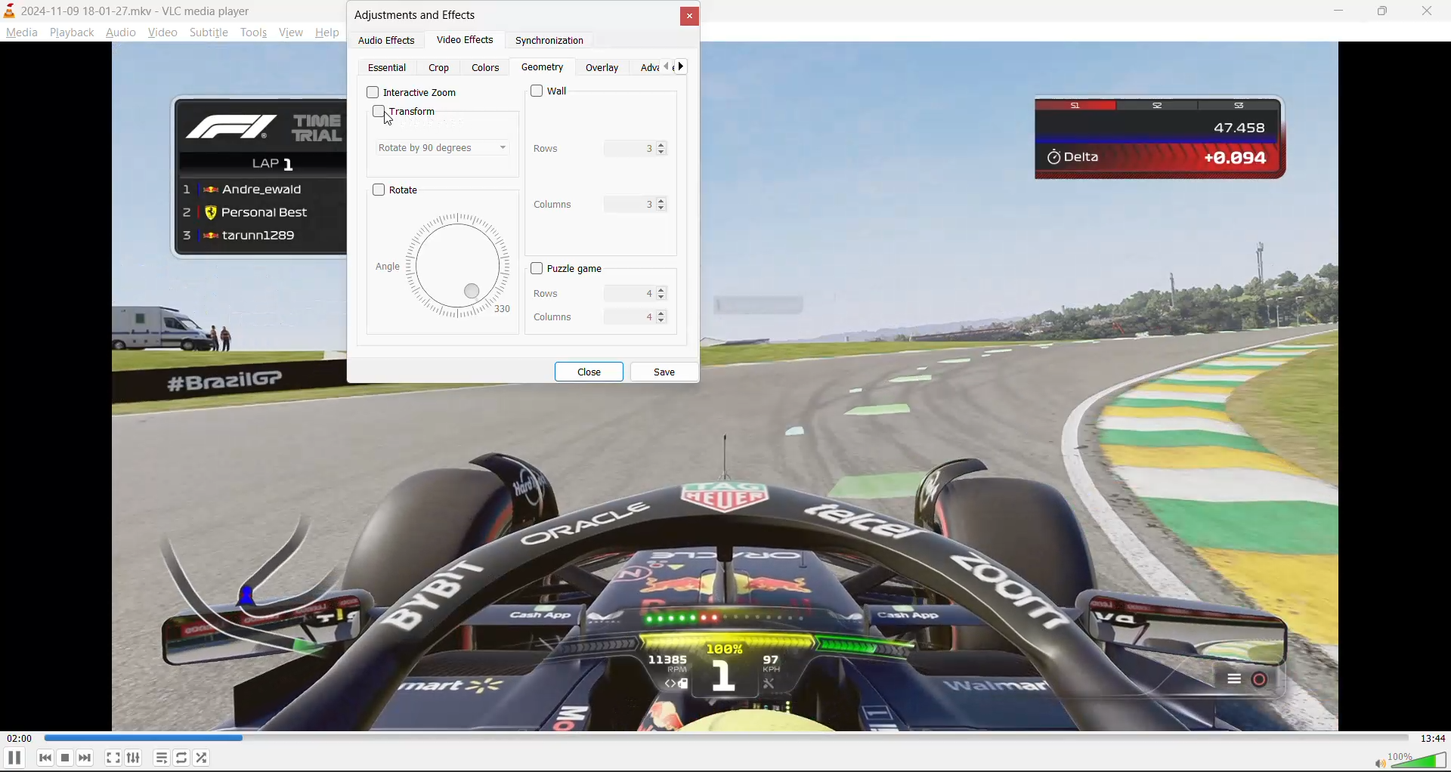  Describe the element at coordinates (412, 91) in the screenshot. I see `interactive zoom` at that location.